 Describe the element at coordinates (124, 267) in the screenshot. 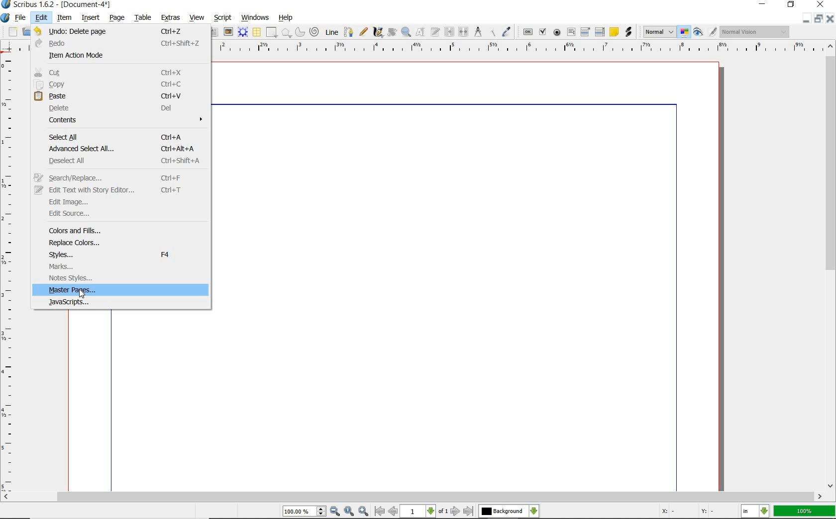

I see `marks` at that location.